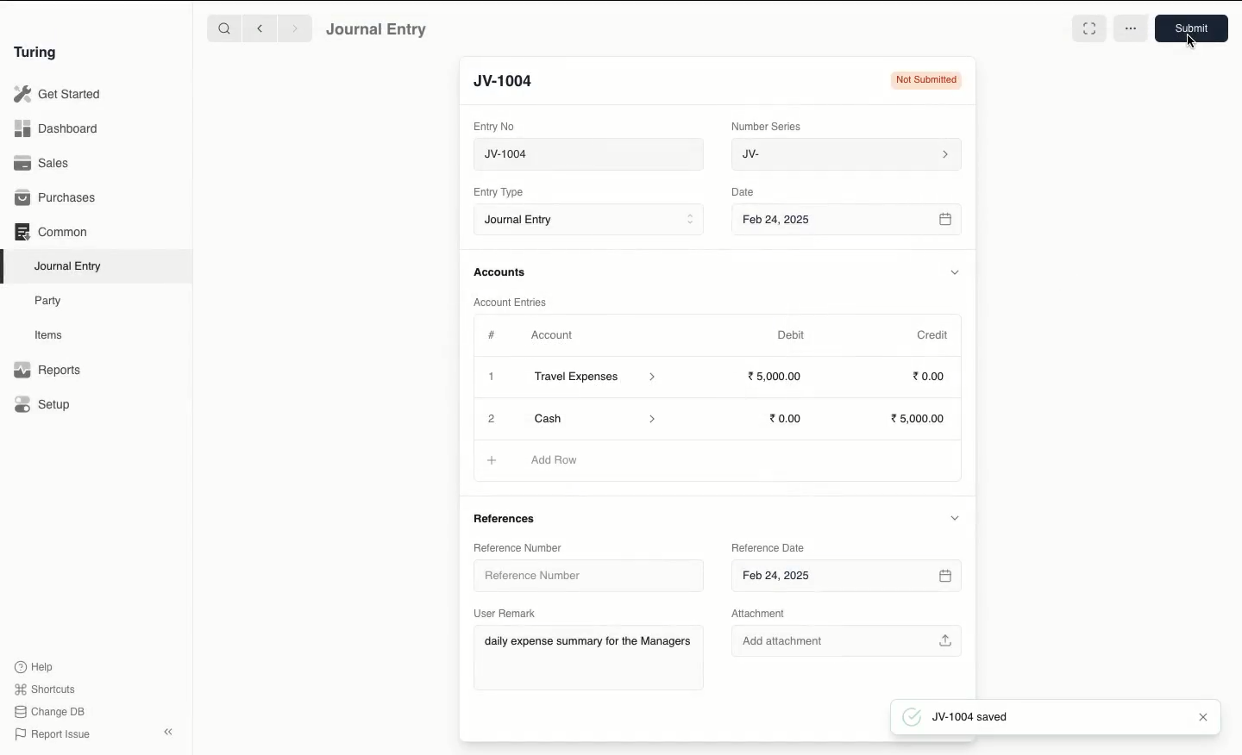 This screenshot has width=1242, height=755. What do you see at coordinates (47, 370) in the screenshot?
I see `Reports` at bounding box center [47, 370].